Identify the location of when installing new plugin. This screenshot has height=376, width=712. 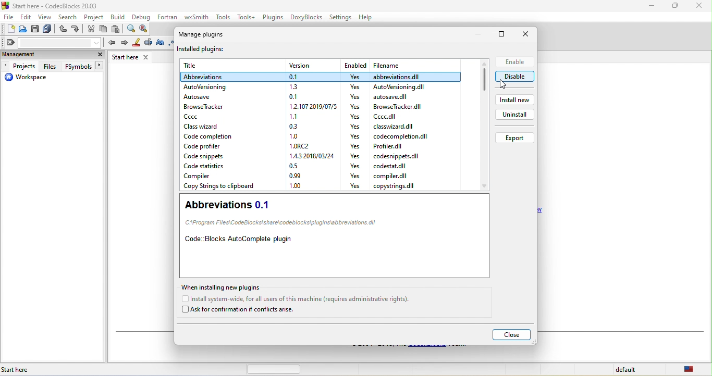
(222, 286).